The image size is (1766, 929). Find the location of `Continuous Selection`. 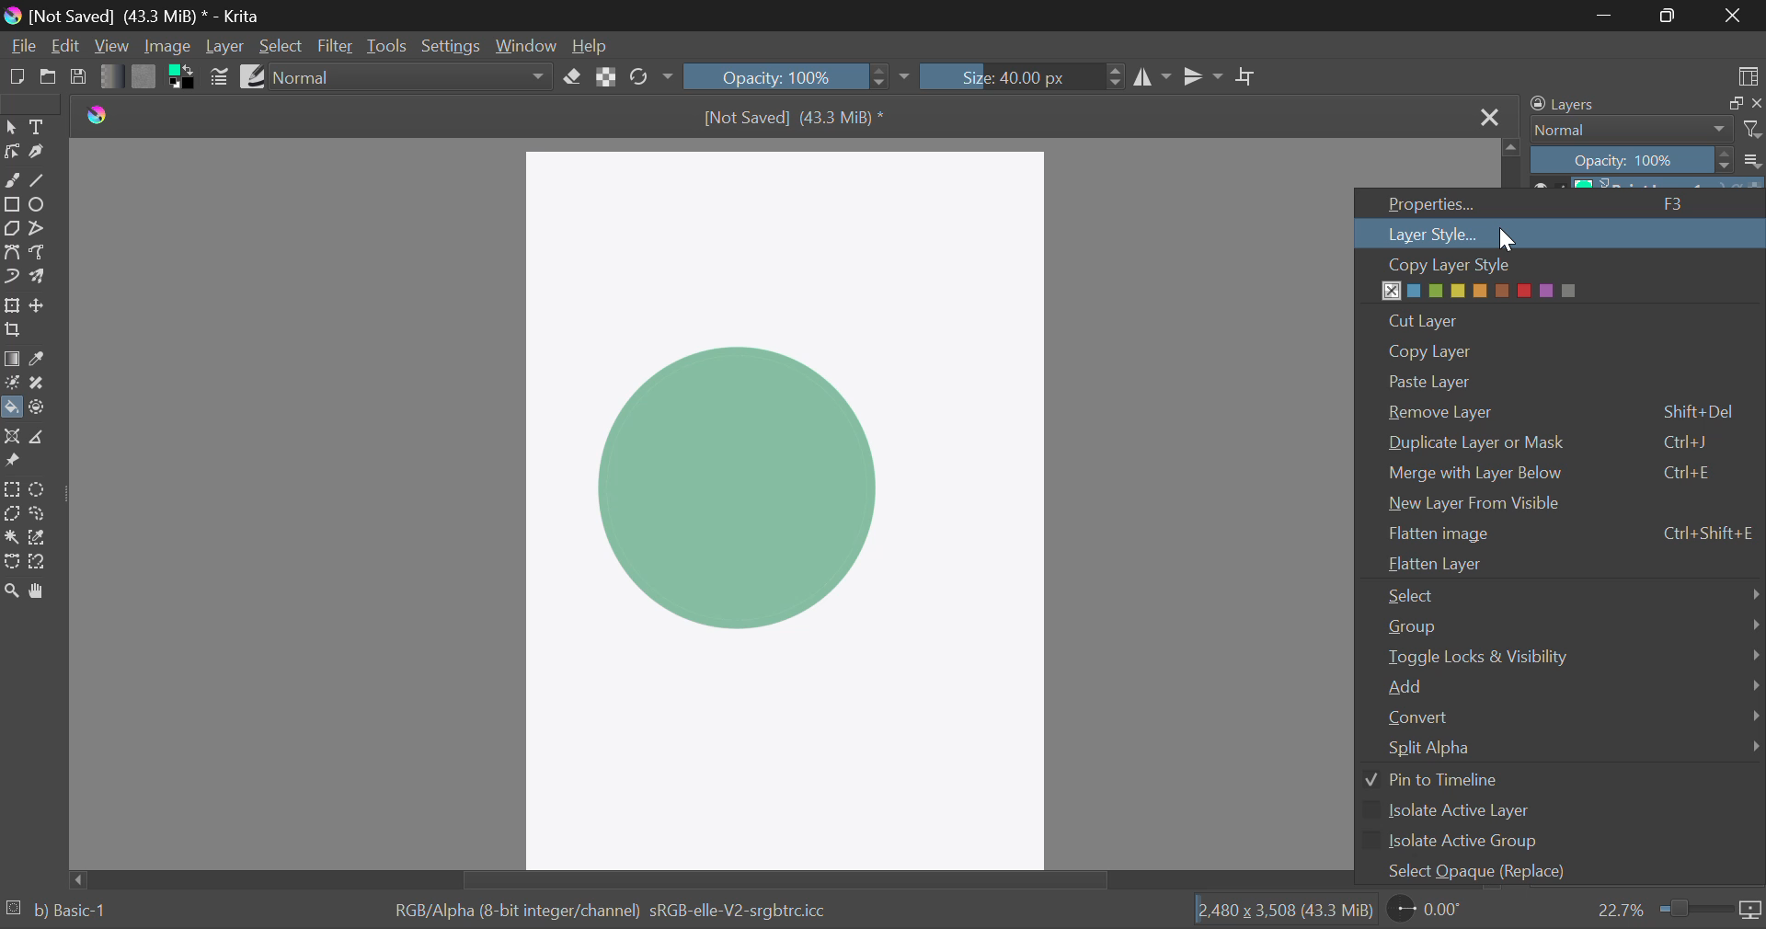

Continuous Selection is located at coordinates (11, 540).